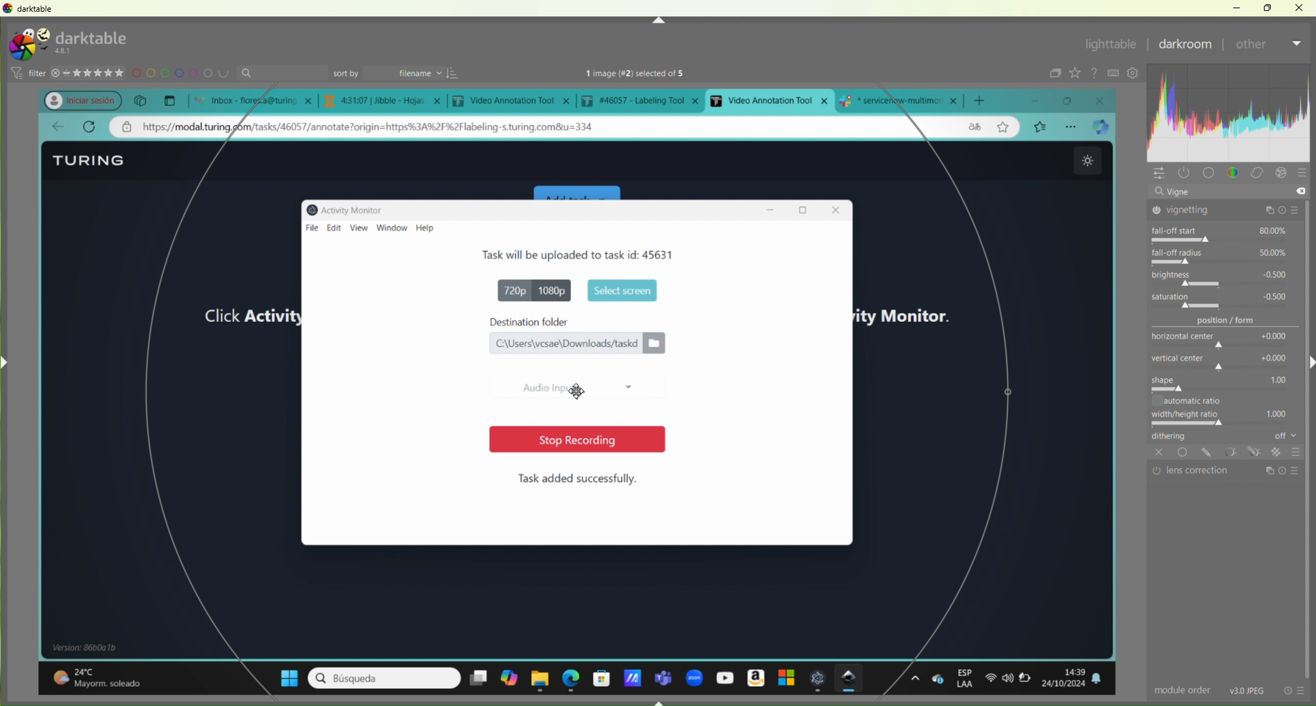 Image resolution: width=1316 pixels, height=706 pixels. Describe the element at coordinates (572, 677) in the screenshot. I see `edge` at that location.